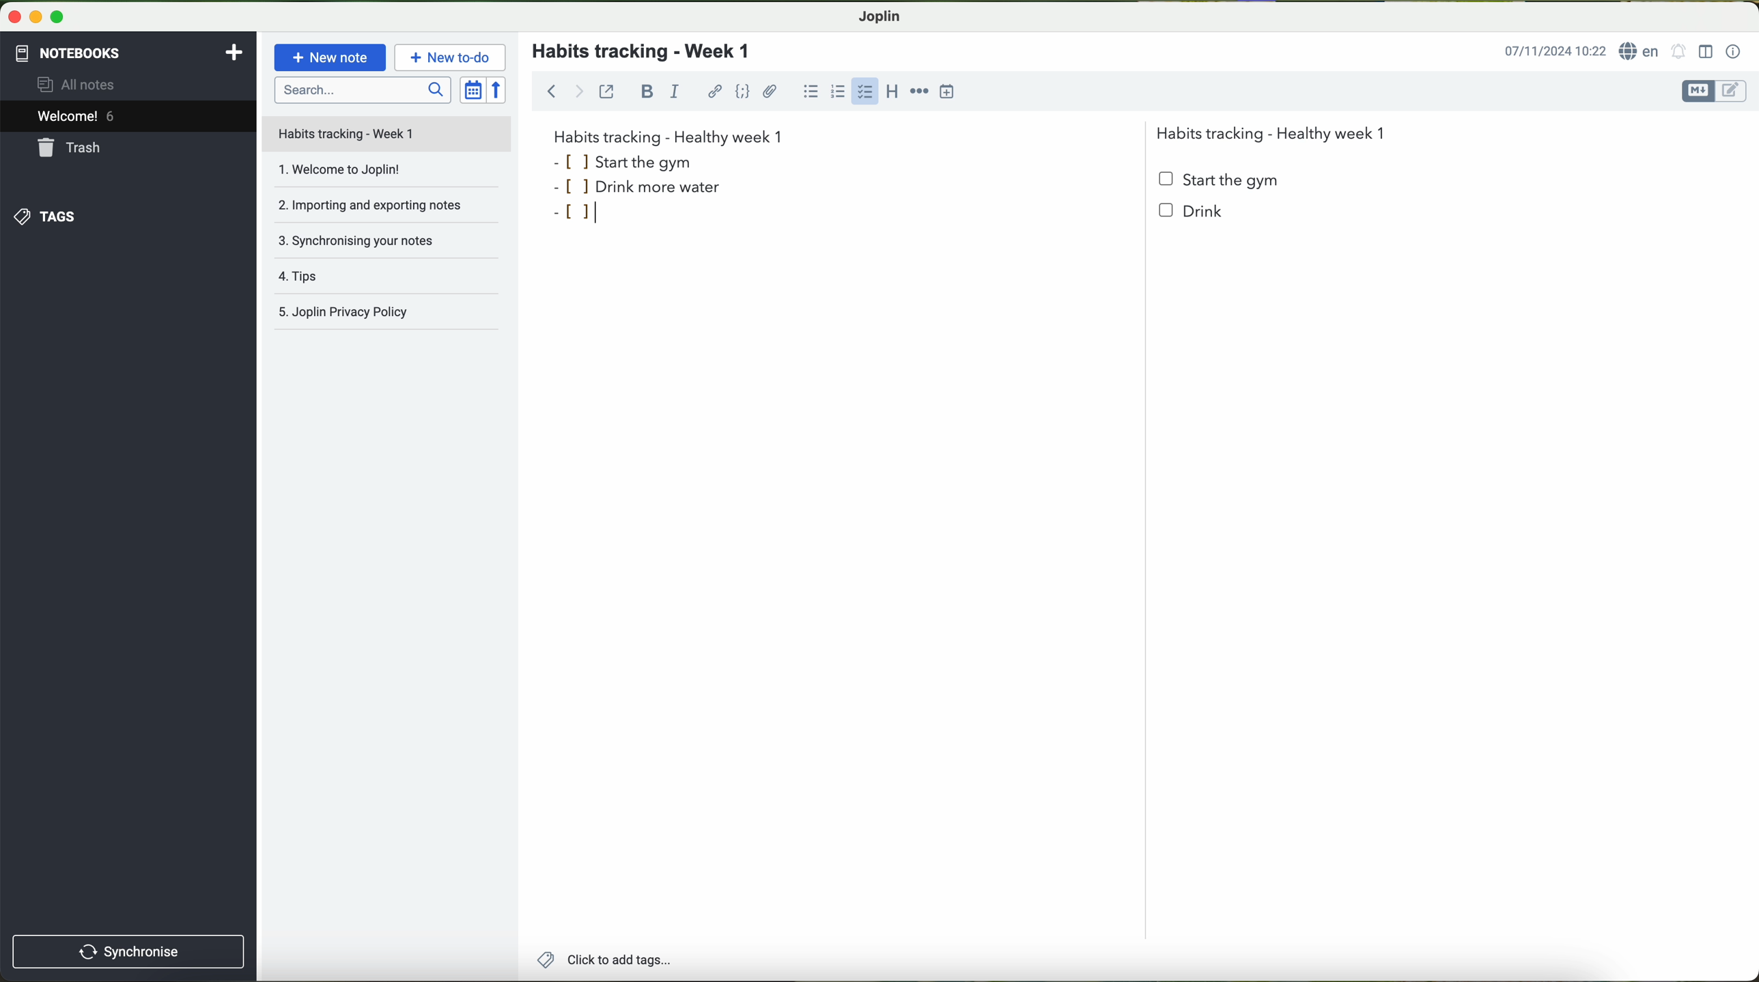 The height and width of the screenshot is (982, 1759). What do you see at coordinates (1277, 130) in the screenshot?
I see `Habits tracking - Healthy week 1` at bounding box center [1277, 130].